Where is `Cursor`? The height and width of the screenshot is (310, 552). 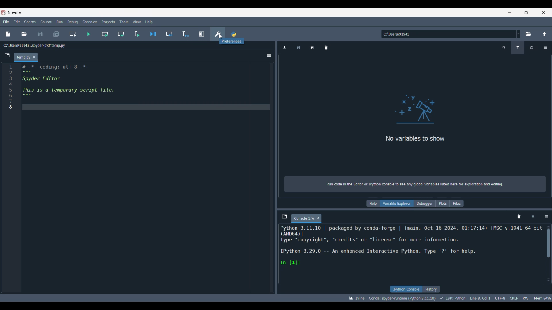
Cursor is located at coordinates (219, 37).